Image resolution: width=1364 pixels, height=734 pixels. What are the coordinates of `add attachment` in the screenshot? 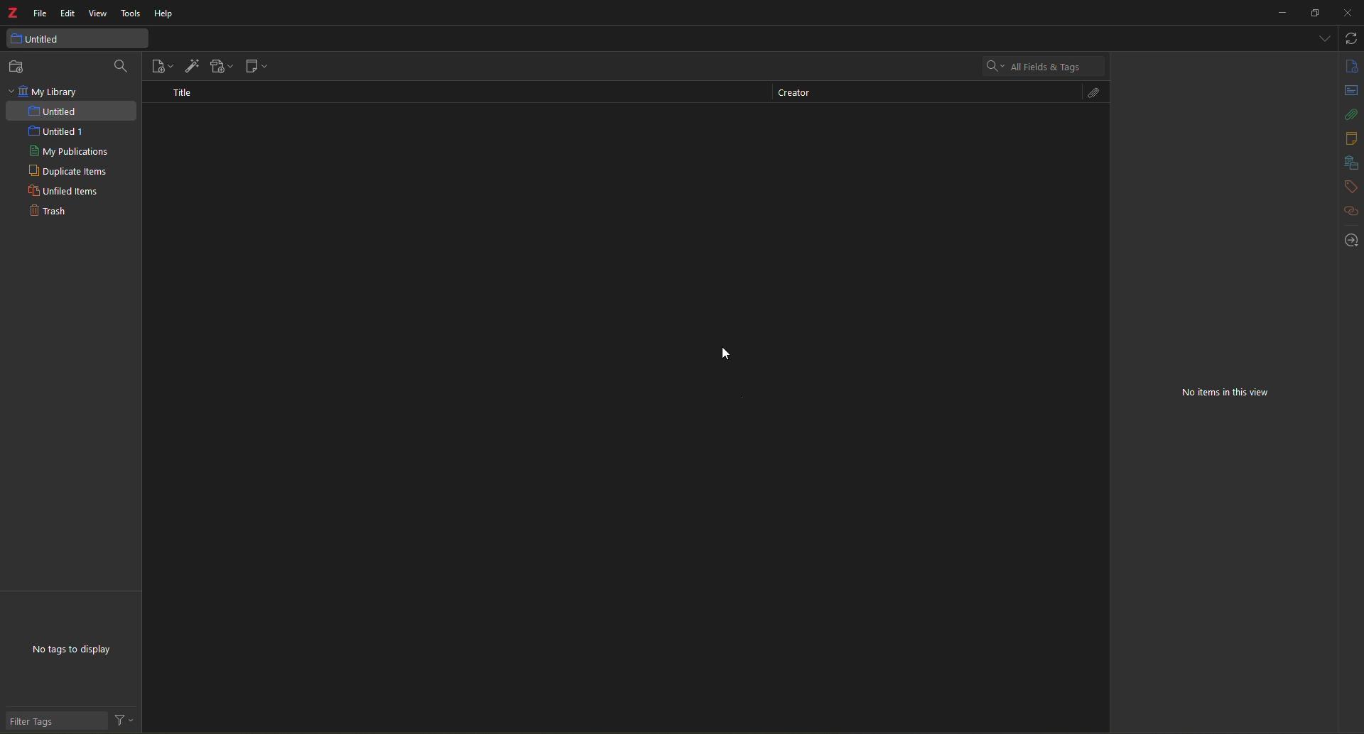 It's located at (221, 66).